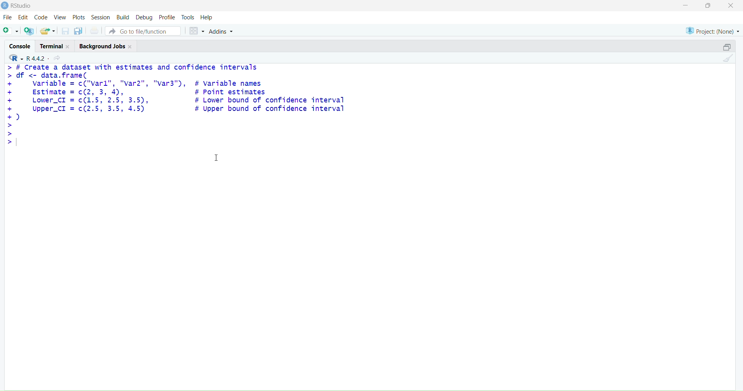 This screenshot has height=391, width=743. I want to click on create a project, so click(29, 31).